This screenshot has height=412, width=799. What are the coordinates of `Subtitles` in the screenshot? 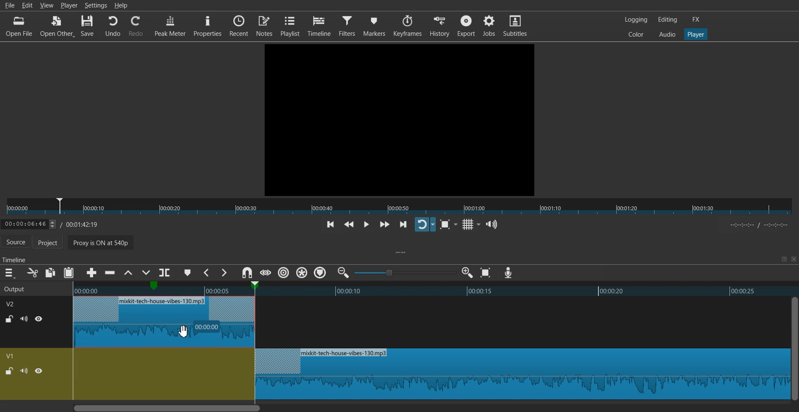 It's located at (515, 25).